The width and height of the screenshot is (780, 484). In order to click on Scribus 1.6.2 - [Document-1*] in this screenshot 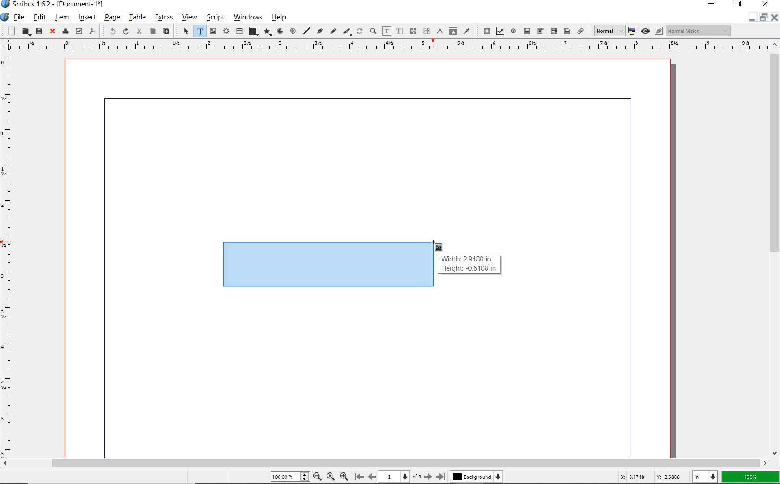, I will do `click(55, 6)`.